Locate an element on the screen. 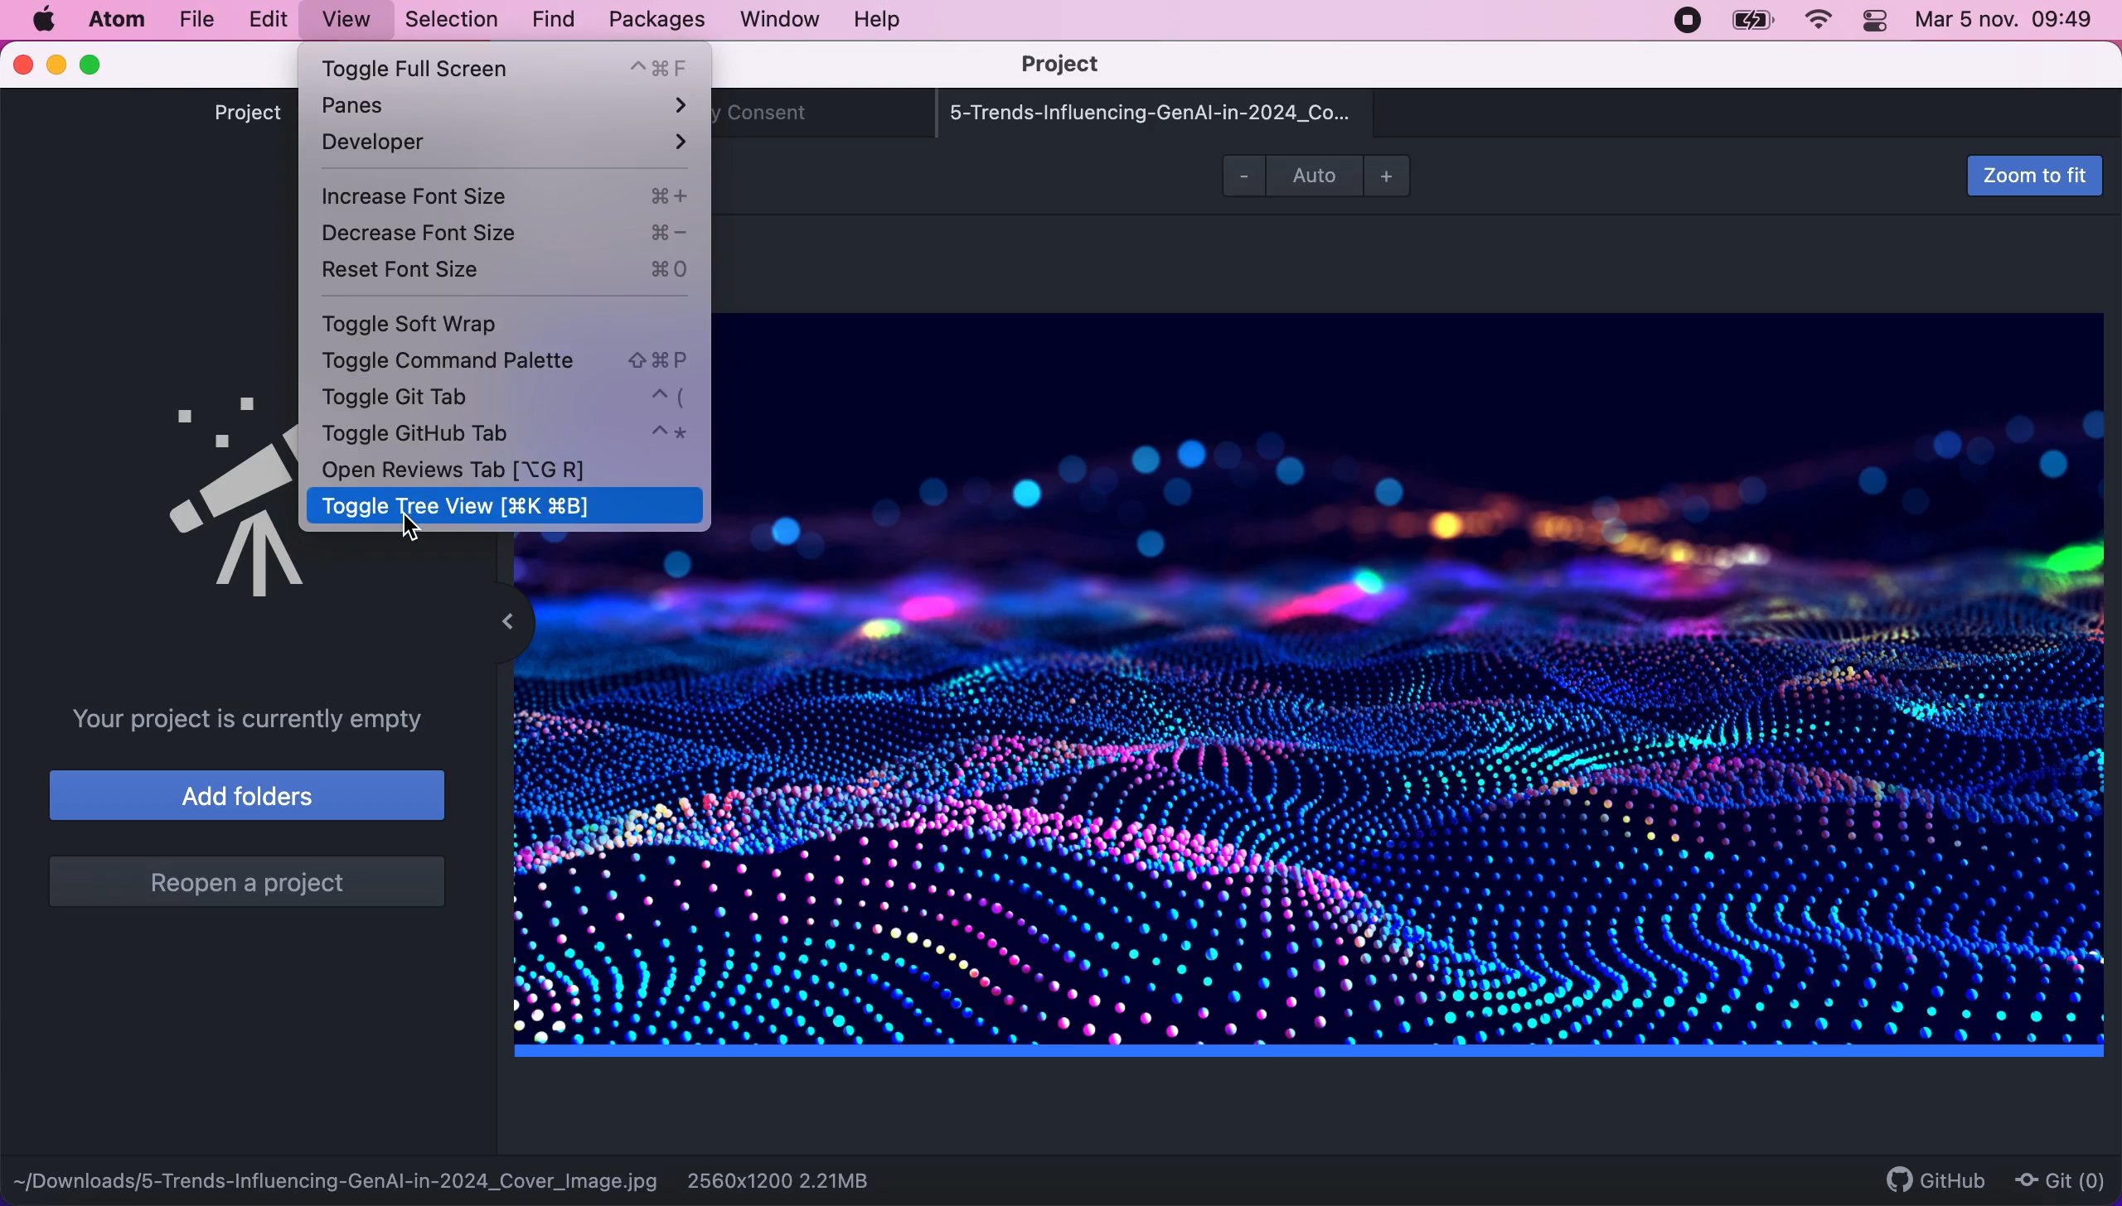 Image resolution: width=2122 pixels, height=1206 pixels. -downloads/5-trends-influencing-genai-in-2024_cover_image.jpg is located at coordinates (346, 1175).